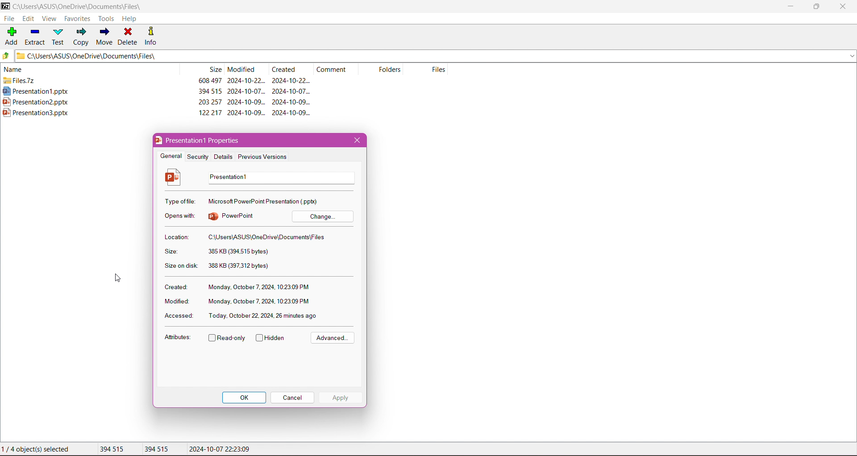 The height and width of the screenshot is (456, 857). What do you see at coordinates (210, 102) in the screenshot?
I see `203 257` at bounding box center [210, 102].